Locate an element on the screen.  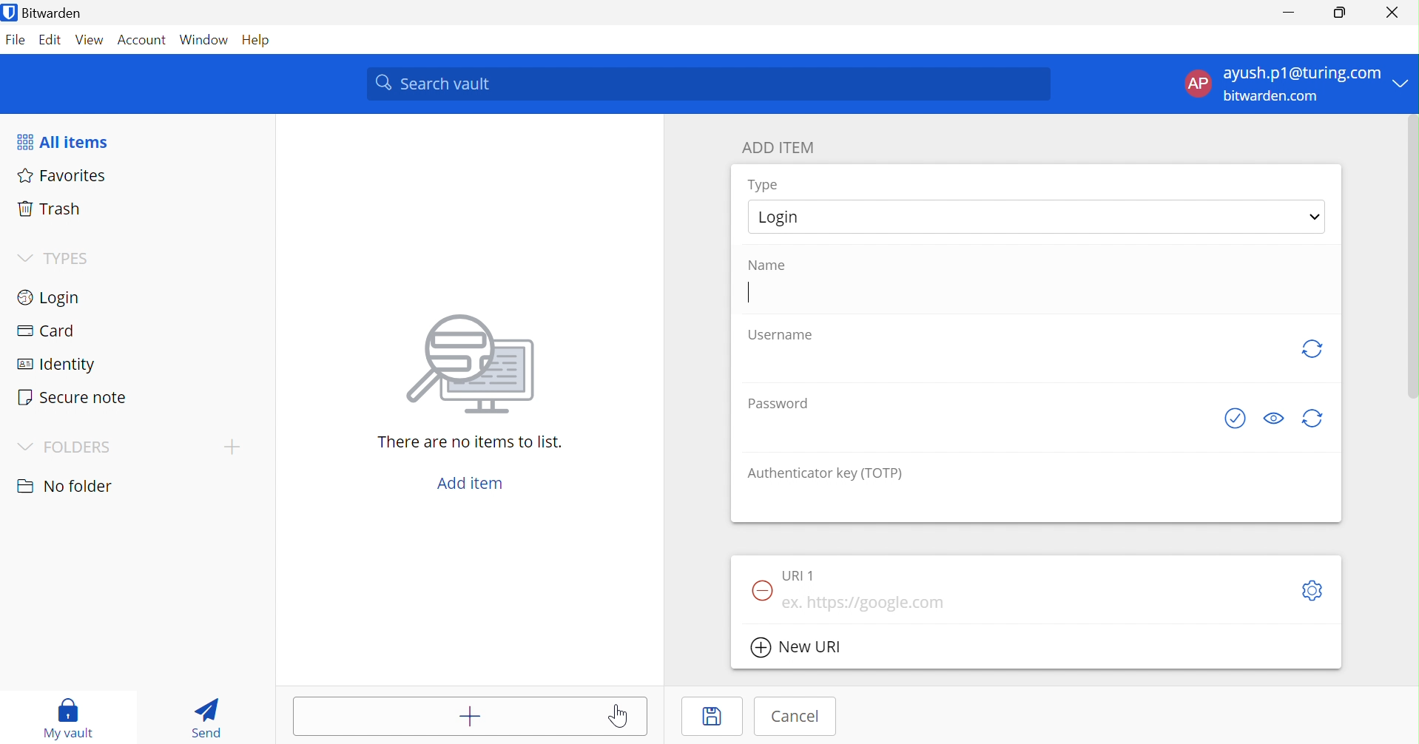
Settings is located at coordinates (1313, 590).